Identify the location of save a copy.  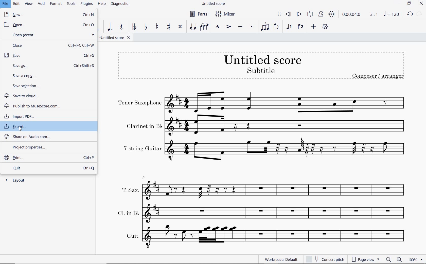
(49, 75).